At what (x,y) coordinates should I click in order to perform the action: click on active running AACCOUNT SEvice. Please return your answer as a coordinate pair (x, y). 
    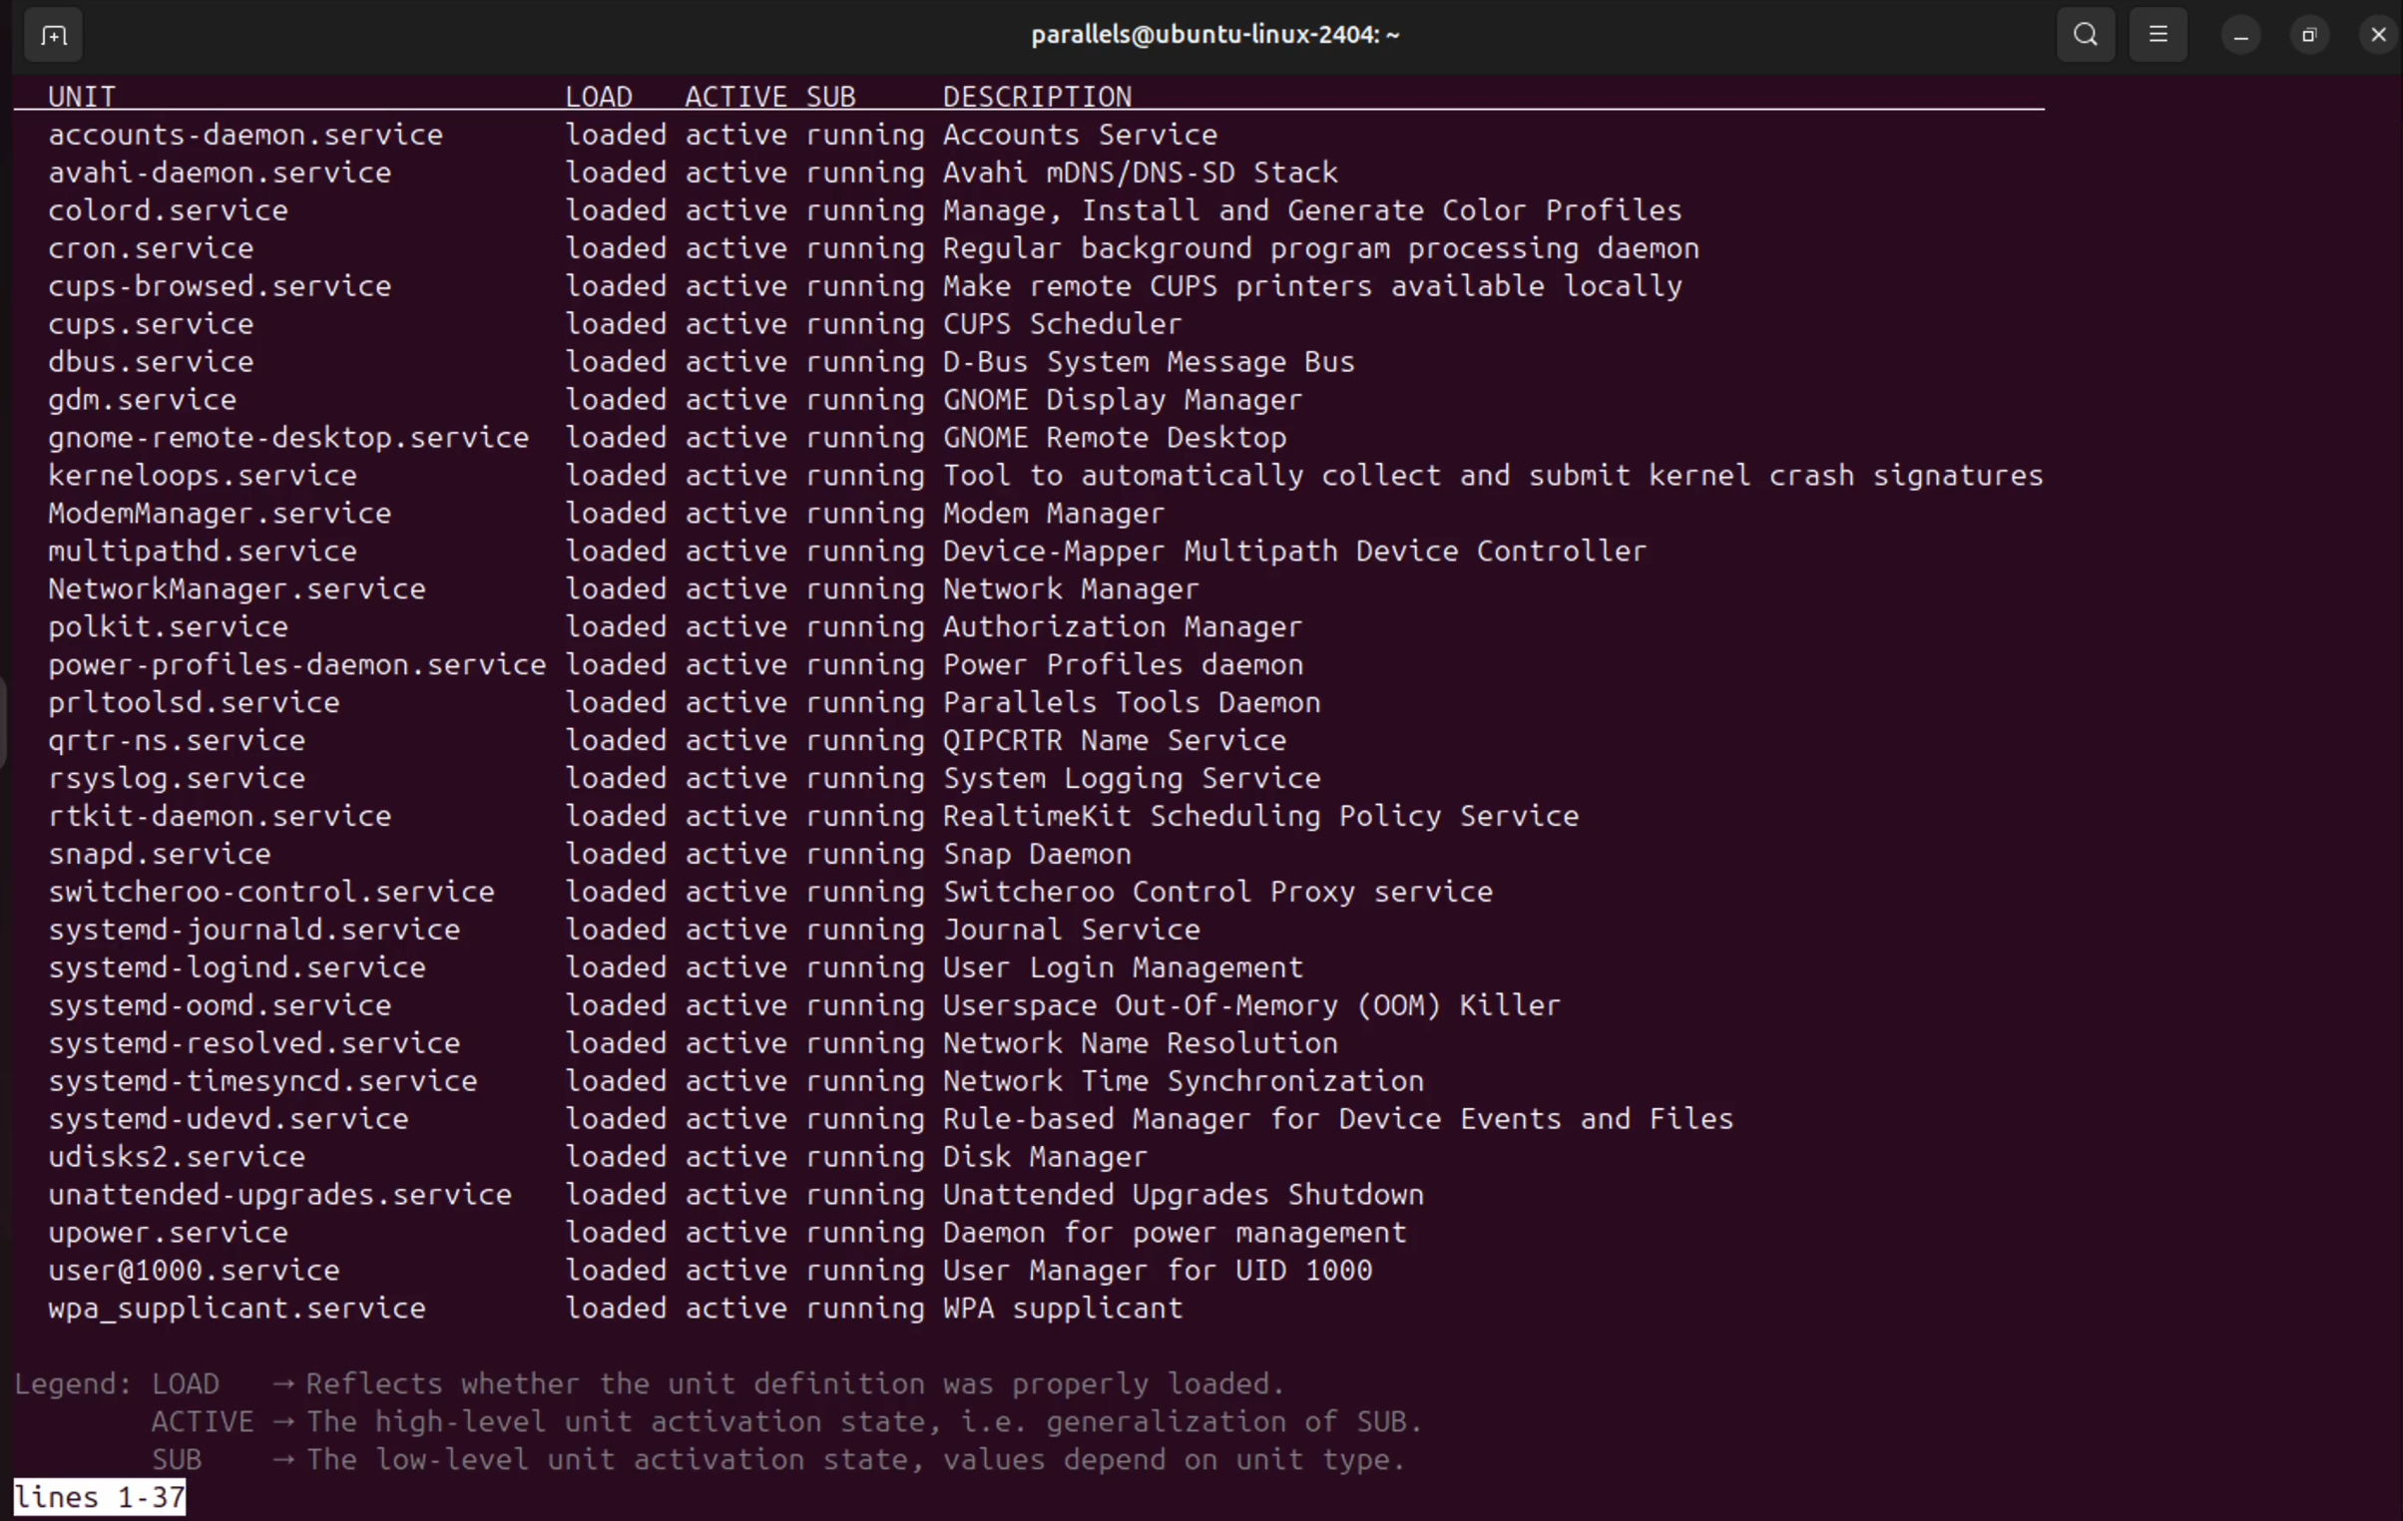
    Looking at the image, I should click on (959, 137).